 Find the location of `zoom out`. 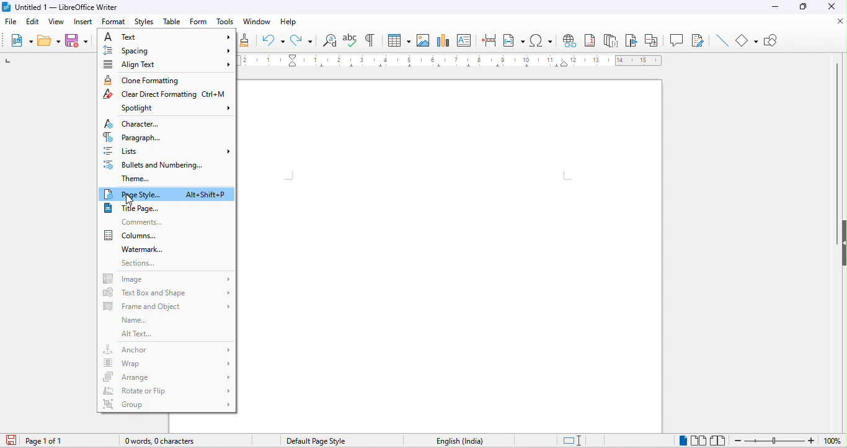

zoom out is located at coordinates (776, 440).